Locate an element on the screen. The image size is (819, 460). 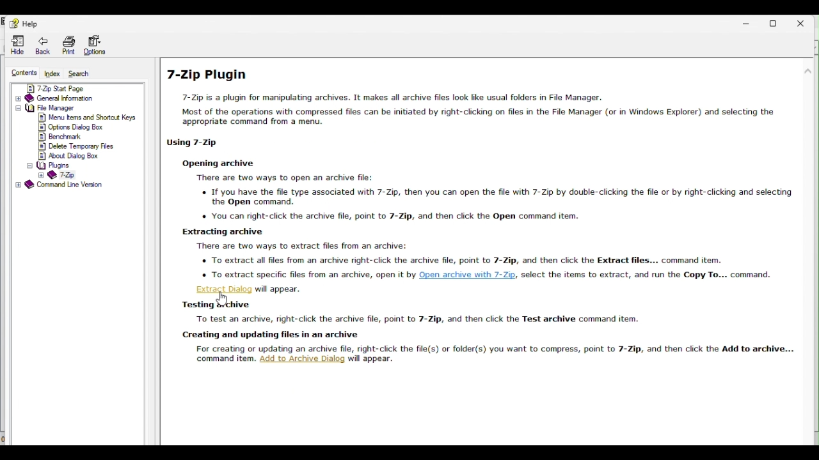
text is located at coordinates (279, 290).